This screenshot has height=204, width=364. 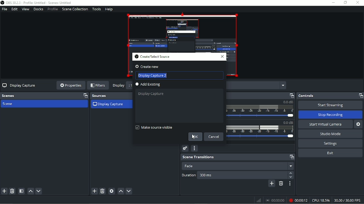 I want to click on Display, so click(x=119, y=85).